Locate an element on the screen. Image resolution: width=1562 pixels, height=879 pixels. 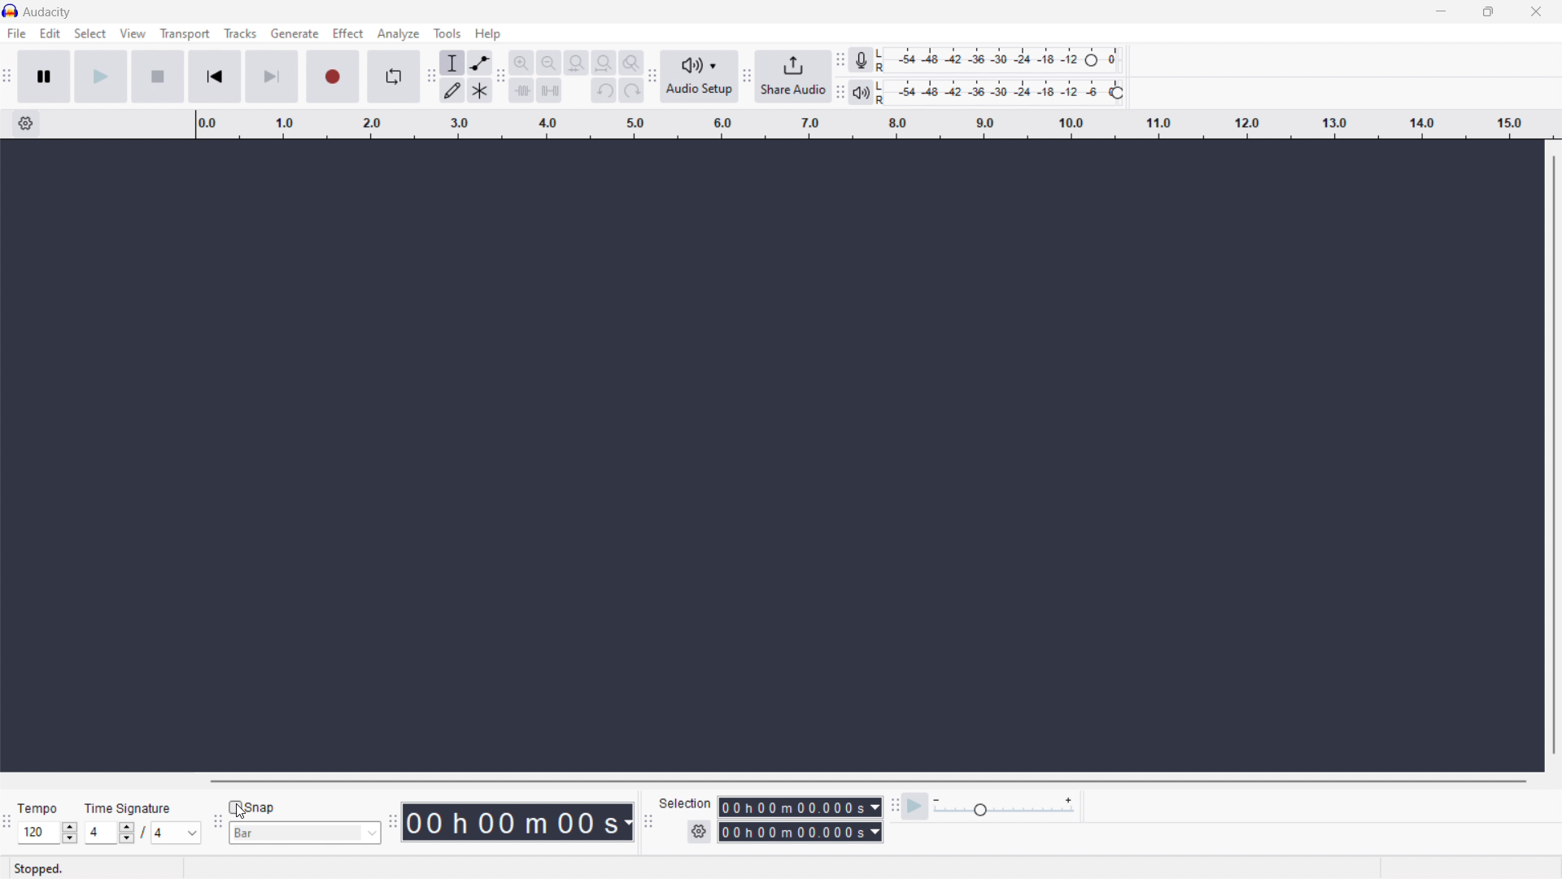
minimize is located at coordinates (1438, 12).